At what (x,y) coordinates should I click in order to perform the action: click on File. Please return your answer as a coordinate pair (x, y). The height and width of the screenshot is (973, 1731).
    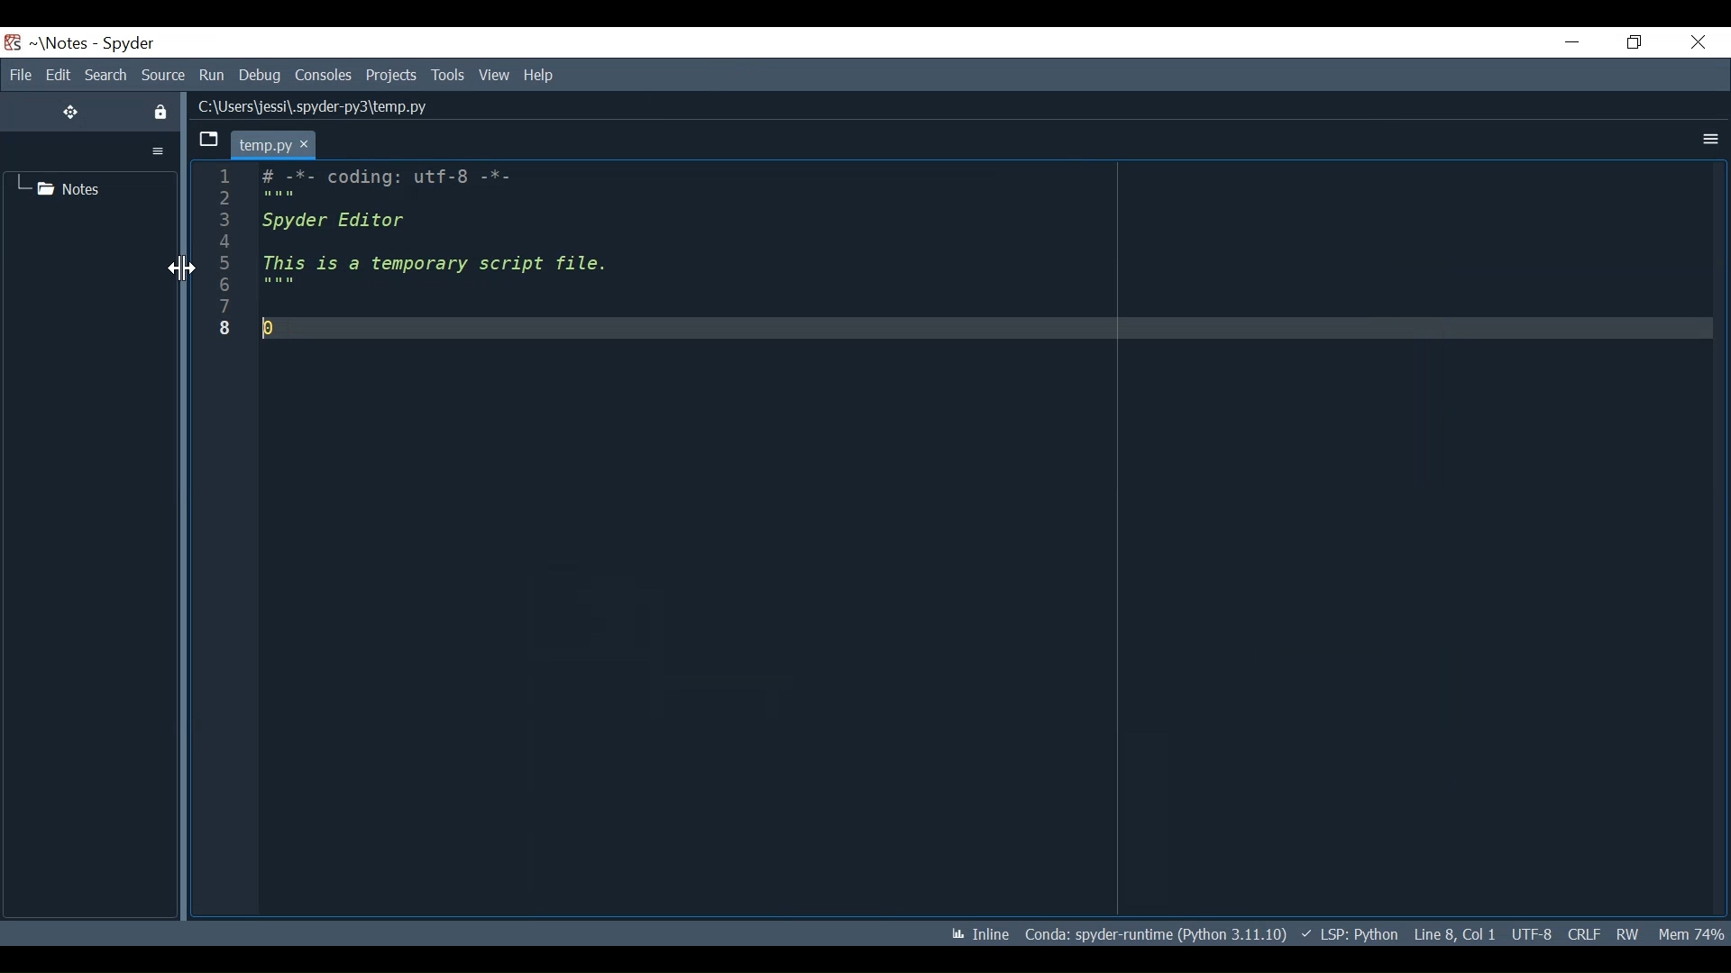
    Looking at the image, I should click on (18, 75).